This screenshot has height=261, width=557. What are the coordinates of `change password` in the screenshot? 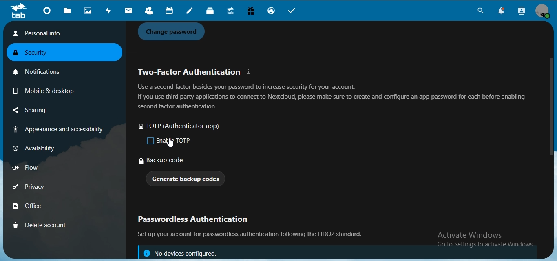 It's located at (174, 32).